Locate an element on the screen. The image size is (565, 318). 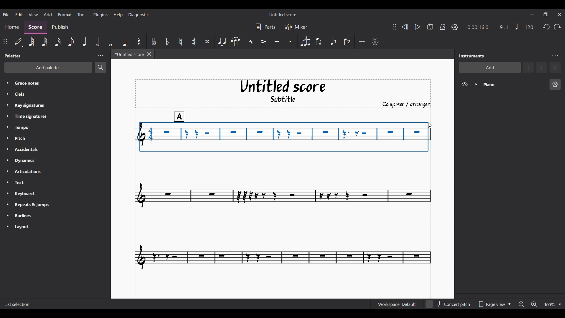
Tenuto is located at coordinates (277, 41).